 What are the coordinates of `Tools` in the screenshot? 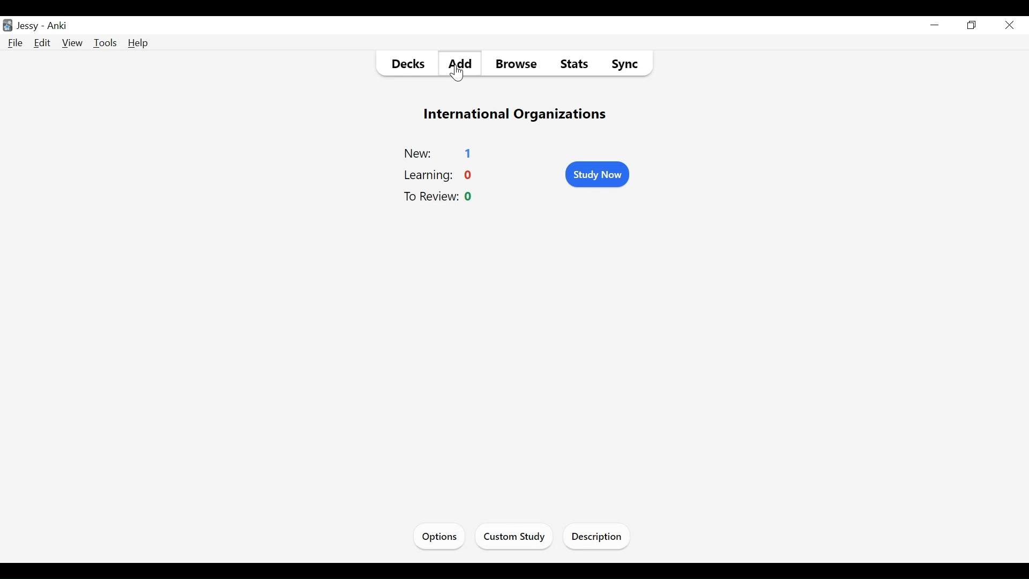 It's located at (105, 43).